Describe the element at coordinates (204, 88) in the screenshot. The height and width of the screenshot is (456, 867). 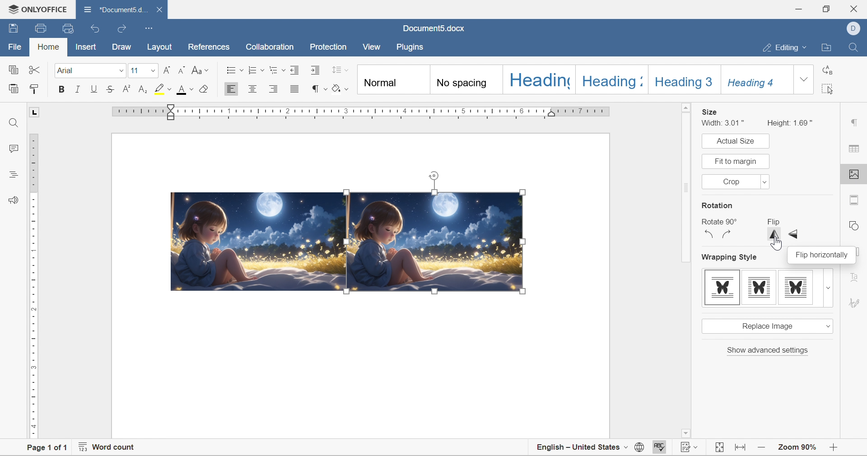
I see `clear style` at that location.